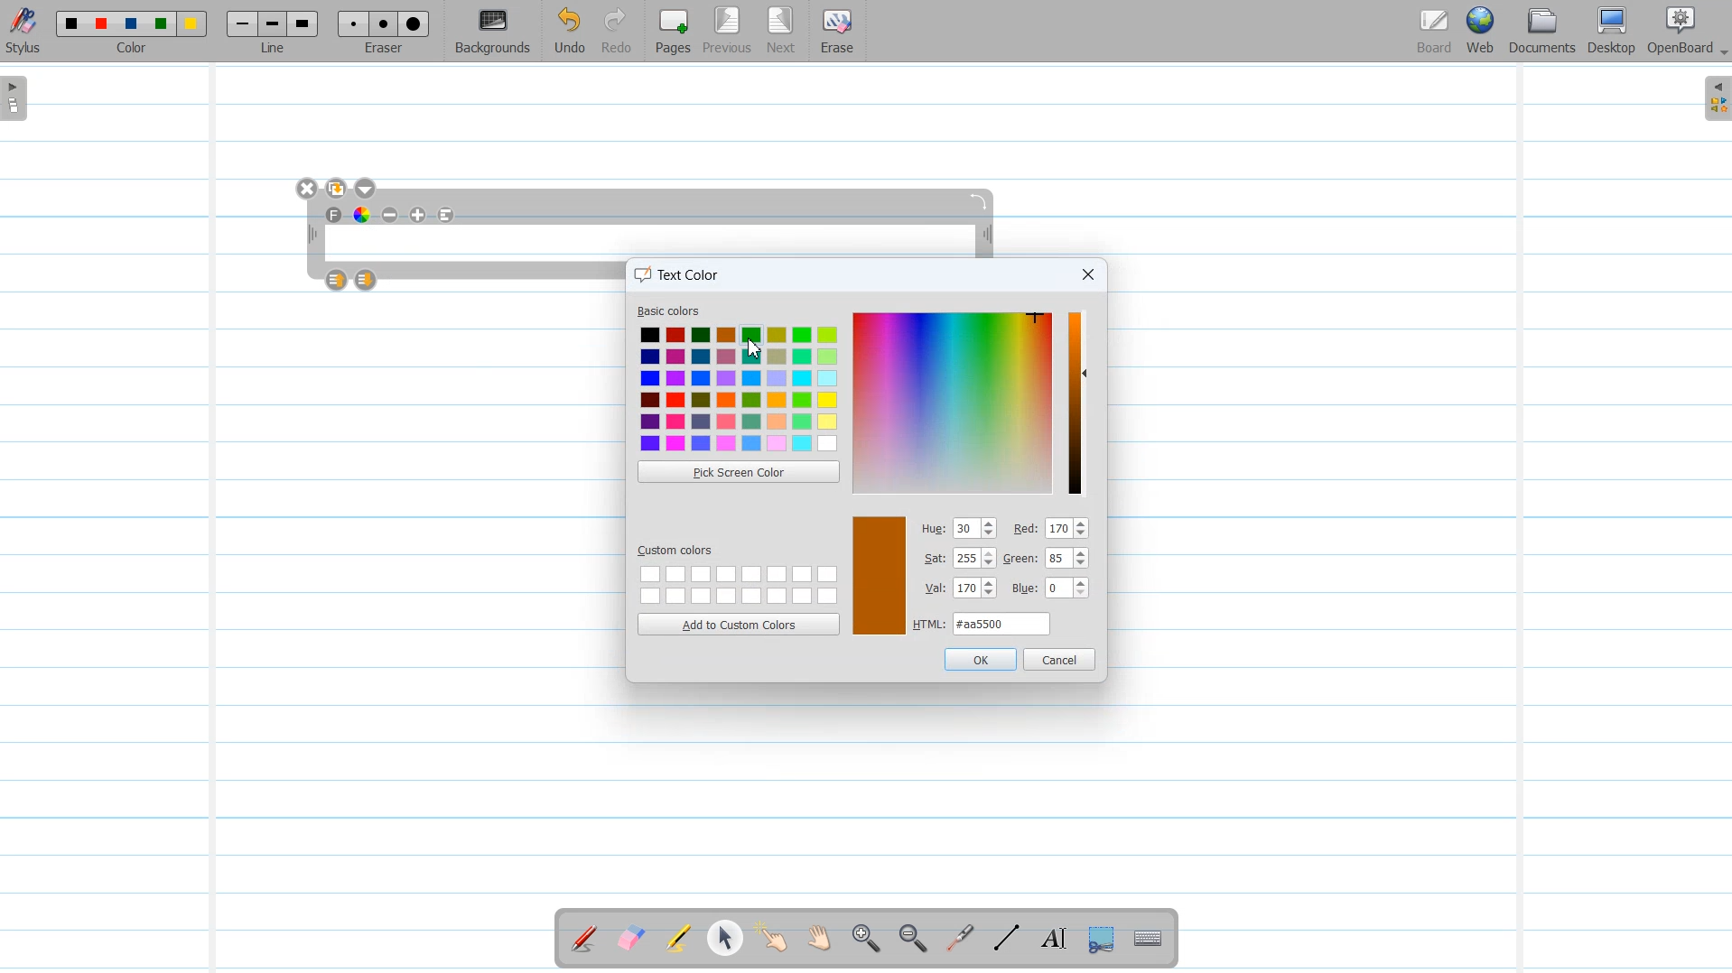 The image size is (1732, 973). I want to click on Sat adjuster, so click(959, 559).